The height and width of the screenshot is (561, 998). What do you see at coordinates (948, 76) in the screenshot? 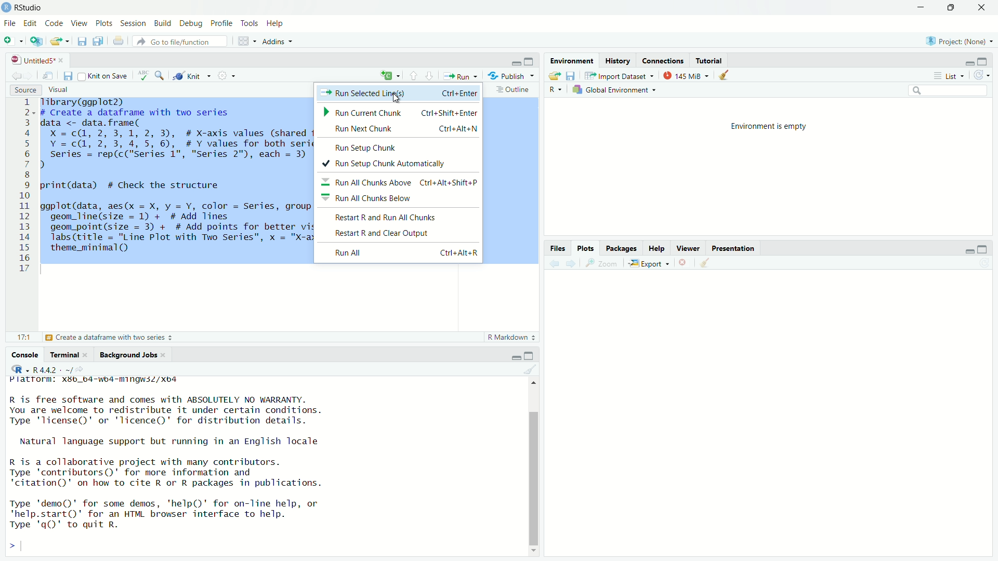
I see `List View` at bounding box center [948, 76].